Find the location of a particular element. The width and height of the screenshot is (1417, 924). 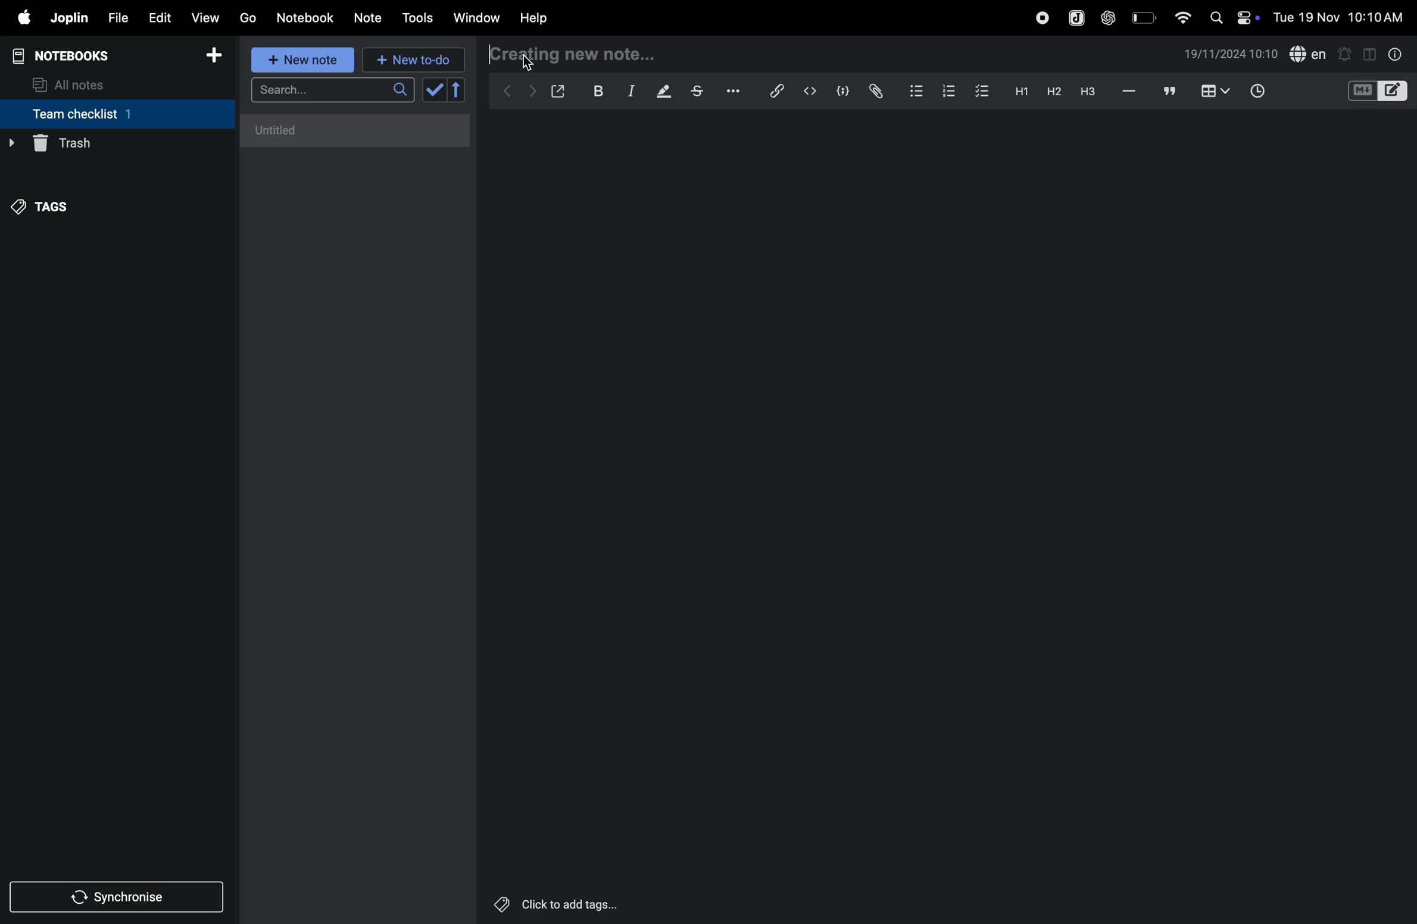

strike through is located at coordinates (697, 91).